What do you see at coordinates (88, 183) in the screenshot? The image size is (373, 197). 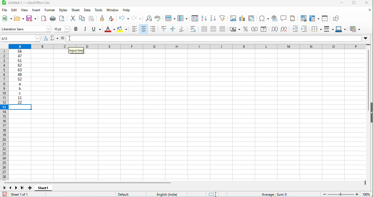 I see `horizontal scroll bar` at bounding box center [88, 183].